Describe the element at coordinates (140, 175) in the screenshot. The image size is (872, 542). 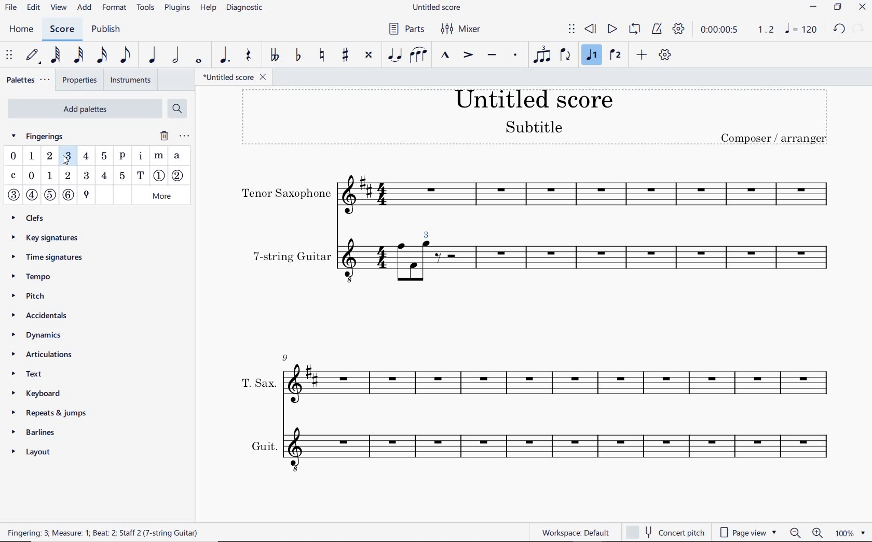
I see `LH Guitar Fingering T` at that location.